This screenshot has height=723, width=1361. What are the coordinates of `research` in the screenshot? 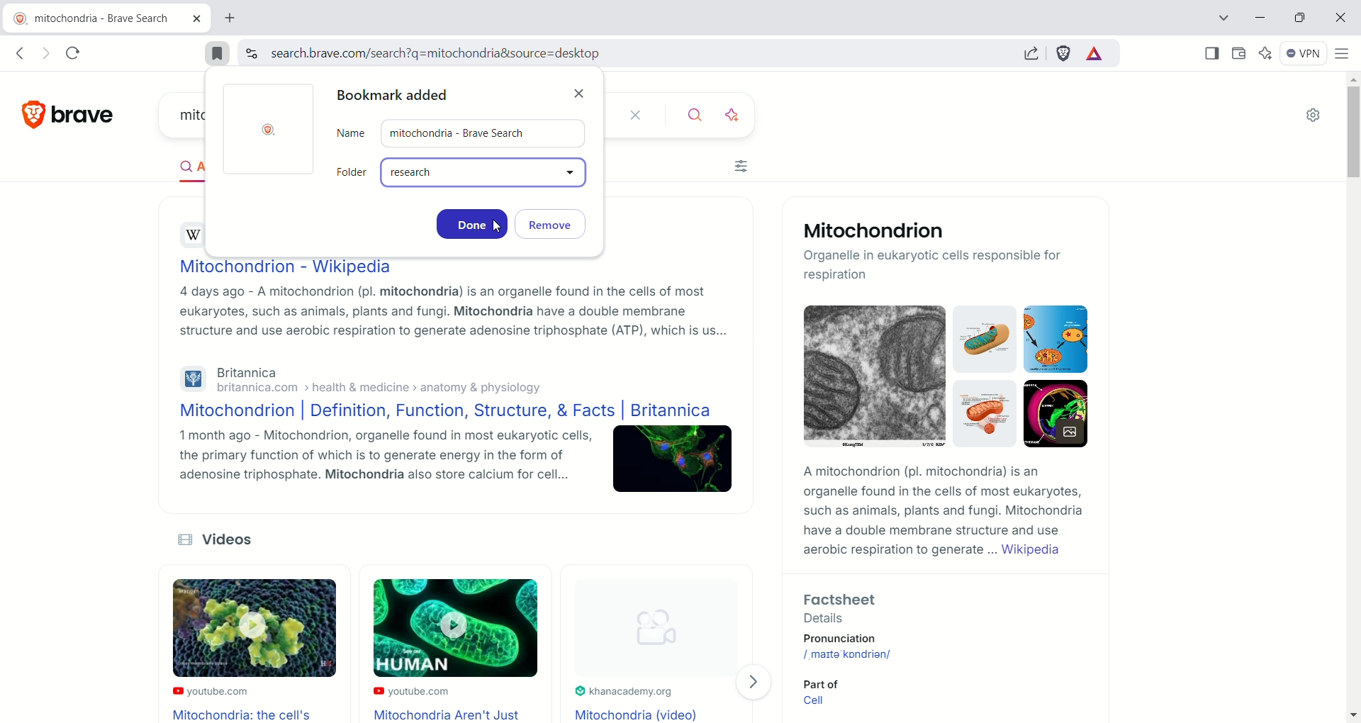 It's located at (487, 175).